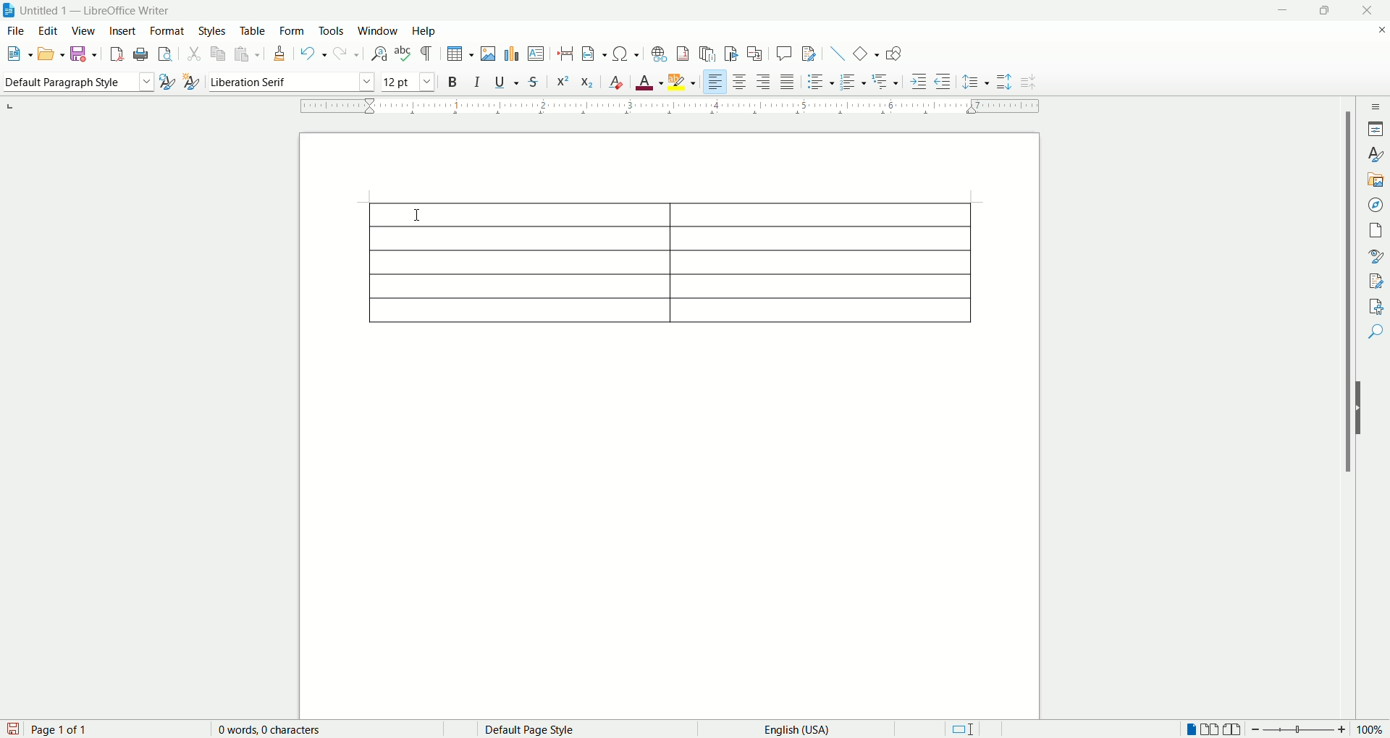  I want to click on left align, so click(764, 80).